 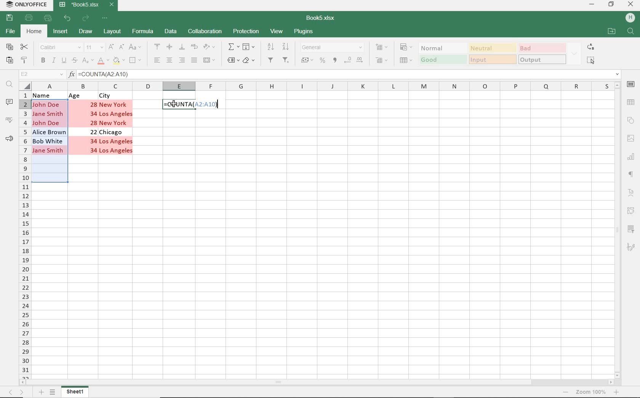 What do you see at coordinates (43, 61) in the screenshot?
I see `BOLD` at bounding box center [43, 61].